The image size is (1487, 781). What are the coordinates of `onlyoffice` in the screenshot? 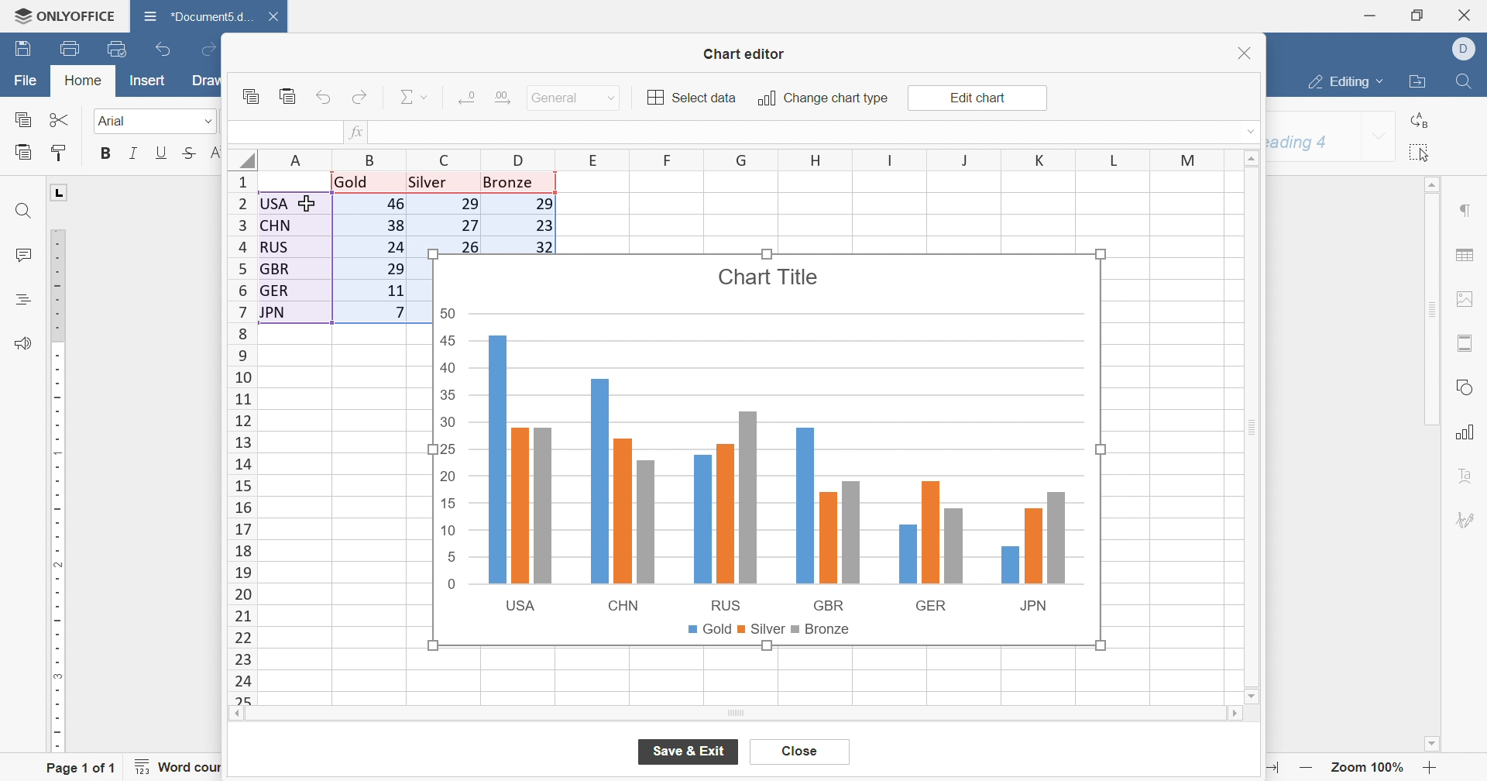 It's located at (65, 15).